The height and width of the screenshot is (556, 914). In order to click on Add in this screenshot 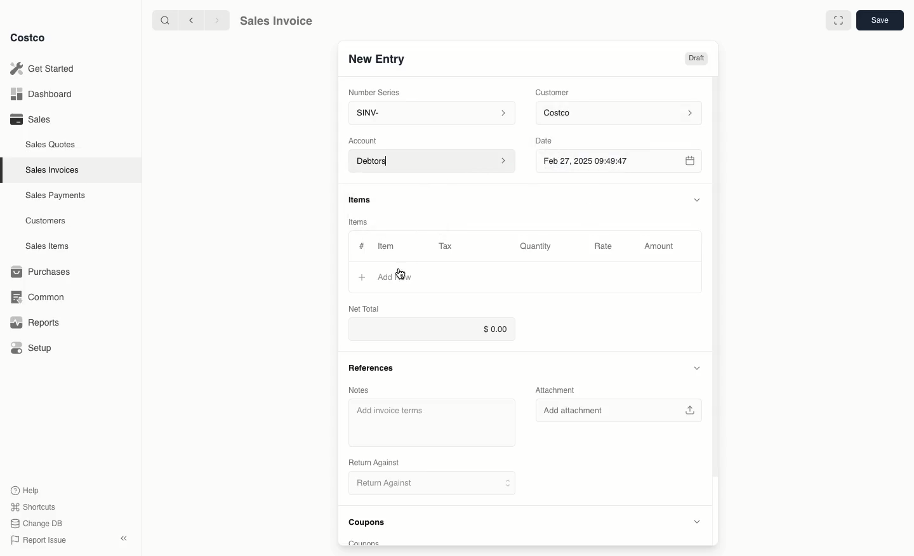, I will do `click(361, 277)`.